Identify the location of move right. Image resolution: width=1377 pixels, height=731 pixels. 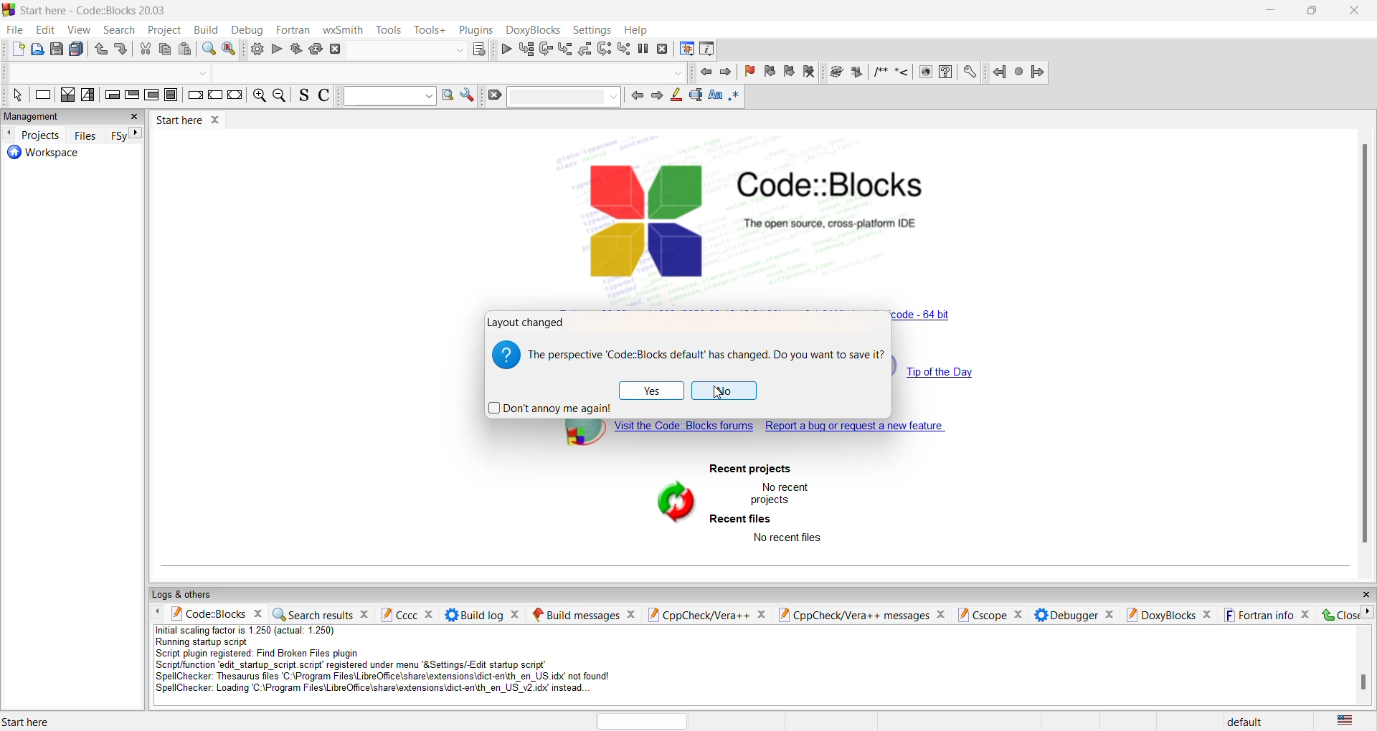
(136, 133).